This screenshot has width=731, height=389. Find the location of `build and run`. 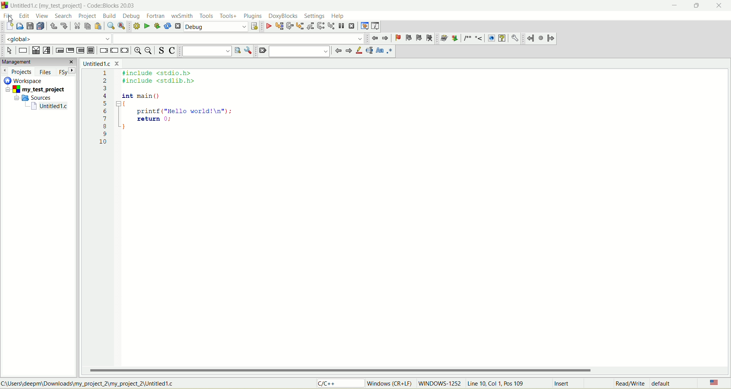

build and run is located at coordinates (158, 26).